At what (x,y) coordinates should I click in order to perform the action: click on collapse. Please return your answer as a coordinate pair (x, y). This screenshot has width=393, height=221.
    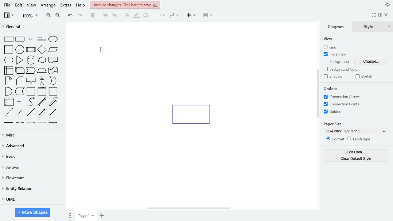
    Looking at the image, I should click on (380, 16).